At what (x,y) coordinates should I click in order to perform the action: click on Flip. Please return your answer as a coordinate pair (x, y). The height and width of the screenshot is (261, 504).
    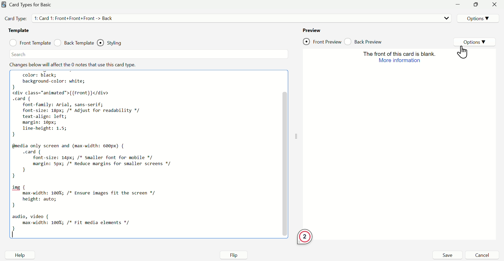
    Looking at the image, I should click on (235, 254).